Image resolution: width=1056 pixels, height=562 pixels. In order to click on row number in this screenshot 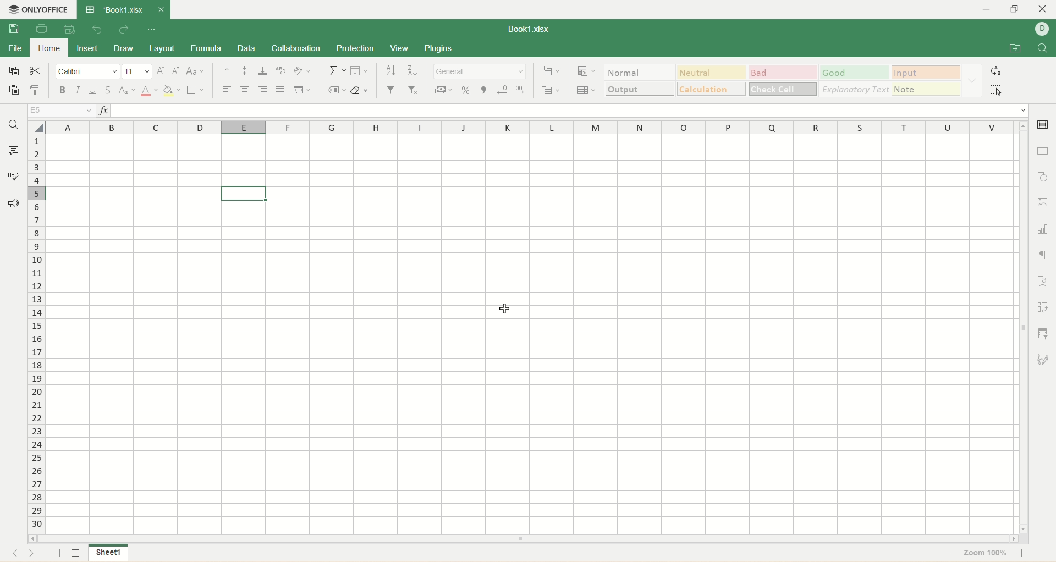, I will do `click(38, 330)`.